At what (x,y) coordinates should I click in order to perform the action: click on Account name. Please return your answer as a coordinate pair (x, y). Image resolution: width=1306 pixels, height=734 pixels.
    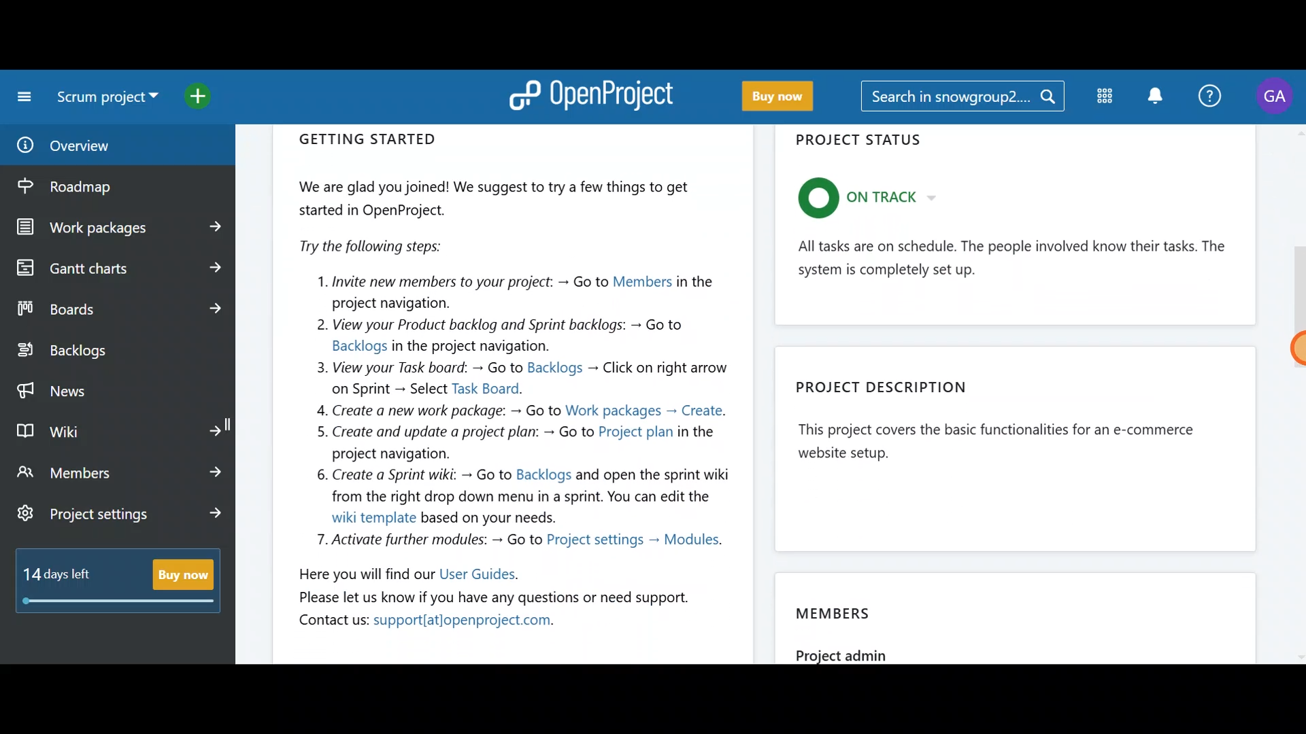
    Looking at the image, I should click on (1277, 97).